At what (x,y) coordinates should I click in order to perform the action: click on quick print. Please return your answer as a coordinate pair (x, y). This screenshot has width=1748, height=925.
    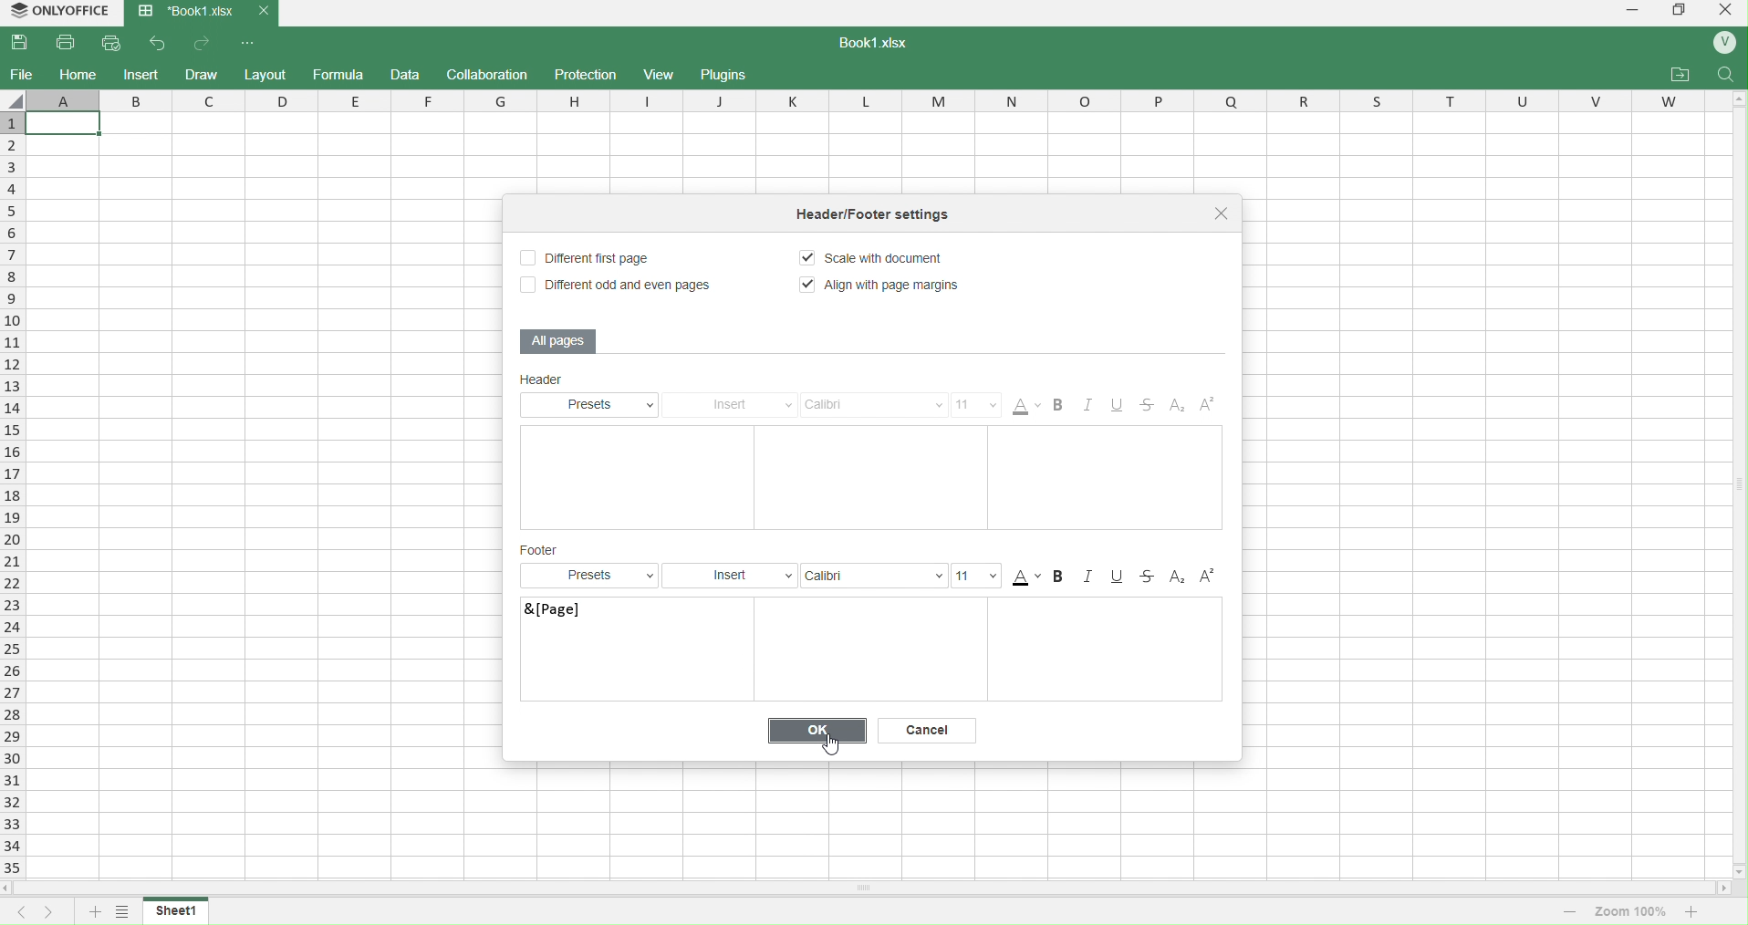
    Looking at the image, I should click on (115, 42).